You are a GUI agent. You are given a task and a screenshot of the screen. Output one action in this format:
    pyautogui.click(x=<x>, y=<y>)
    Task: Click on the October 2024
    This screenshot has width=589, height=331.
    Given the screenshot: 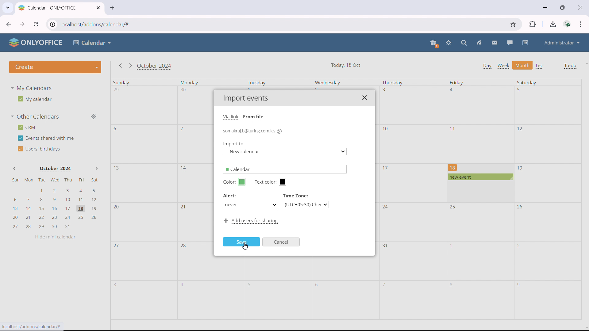 What is the action you would take?
    pyautogui.click(x=55, y=169)
    